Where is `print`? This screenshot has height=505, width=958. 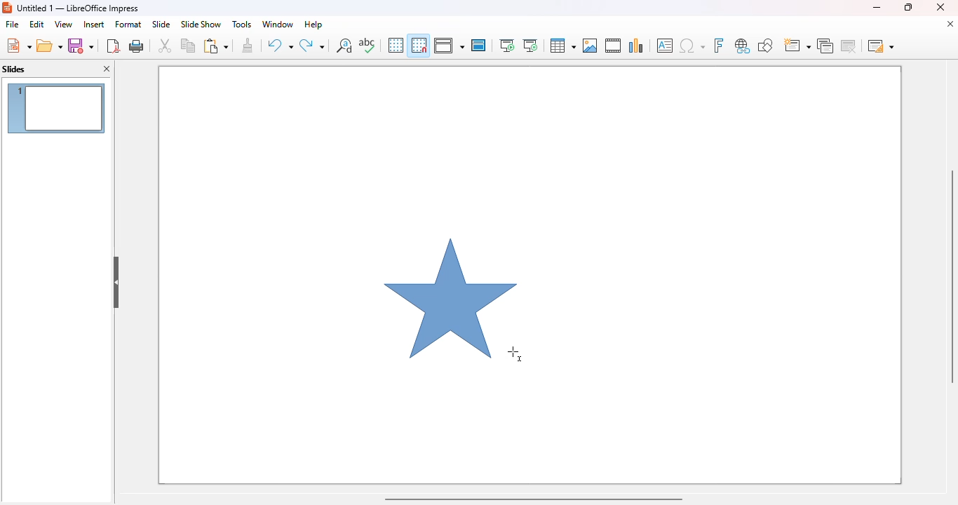 print is located at coordinates (137, 46).